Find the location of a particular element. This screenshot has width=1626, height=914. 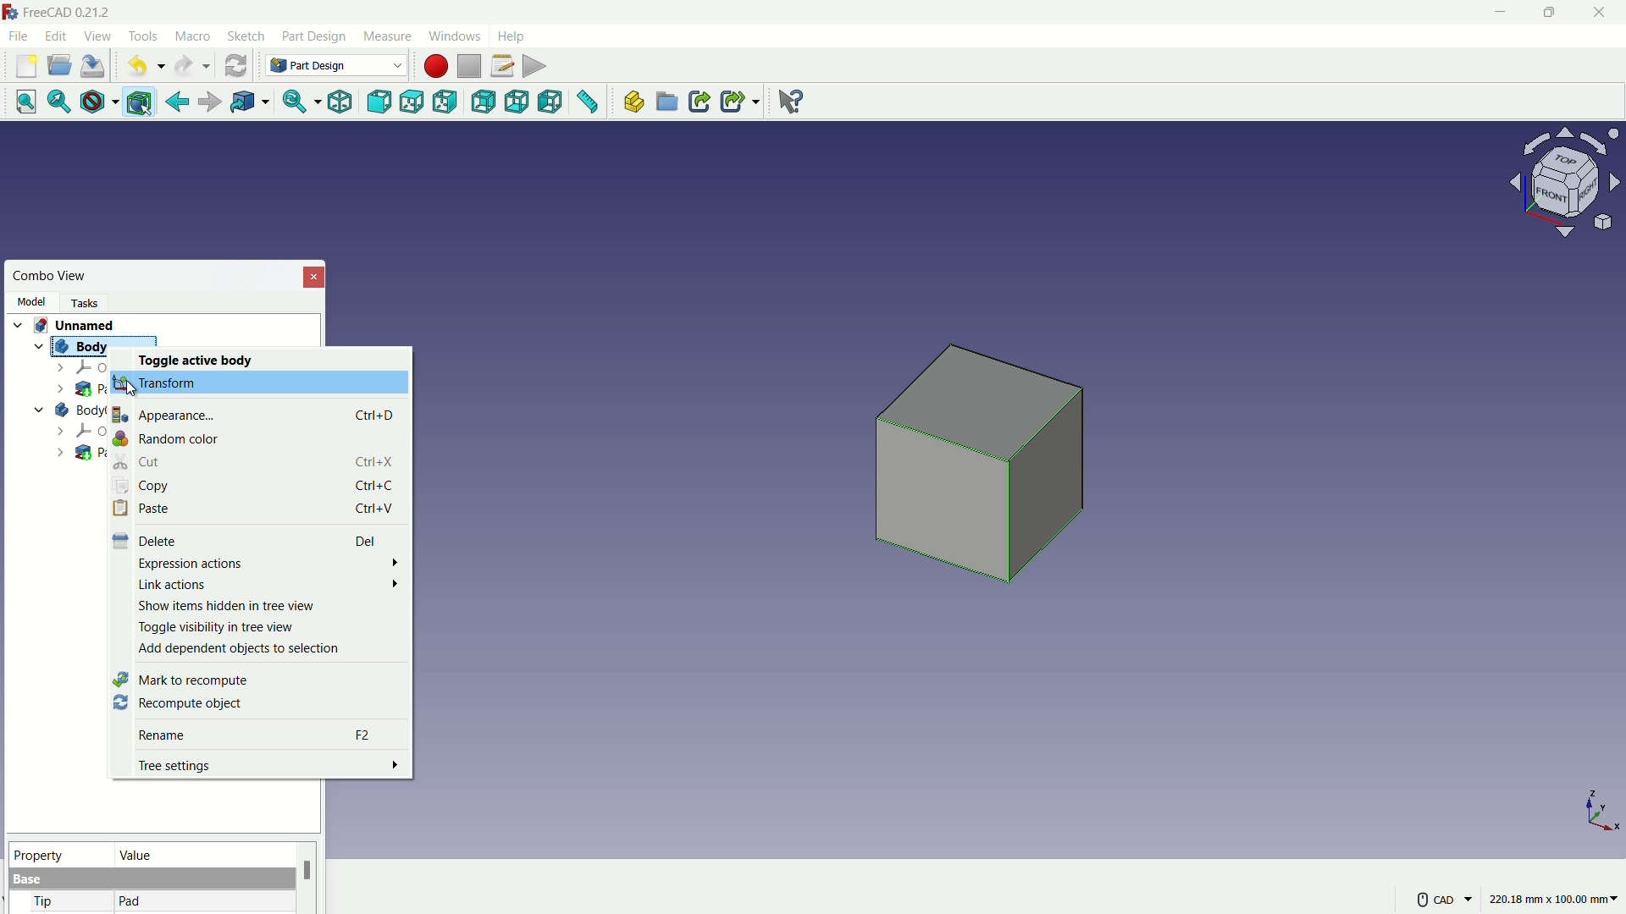

redo is located at coordinates (192, 66).